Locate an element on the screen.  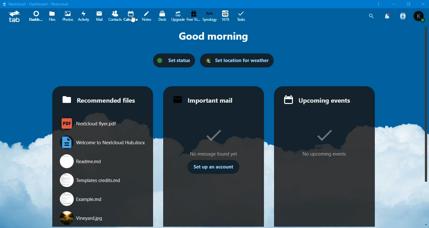
restore window is located at coordinates (409, 4).